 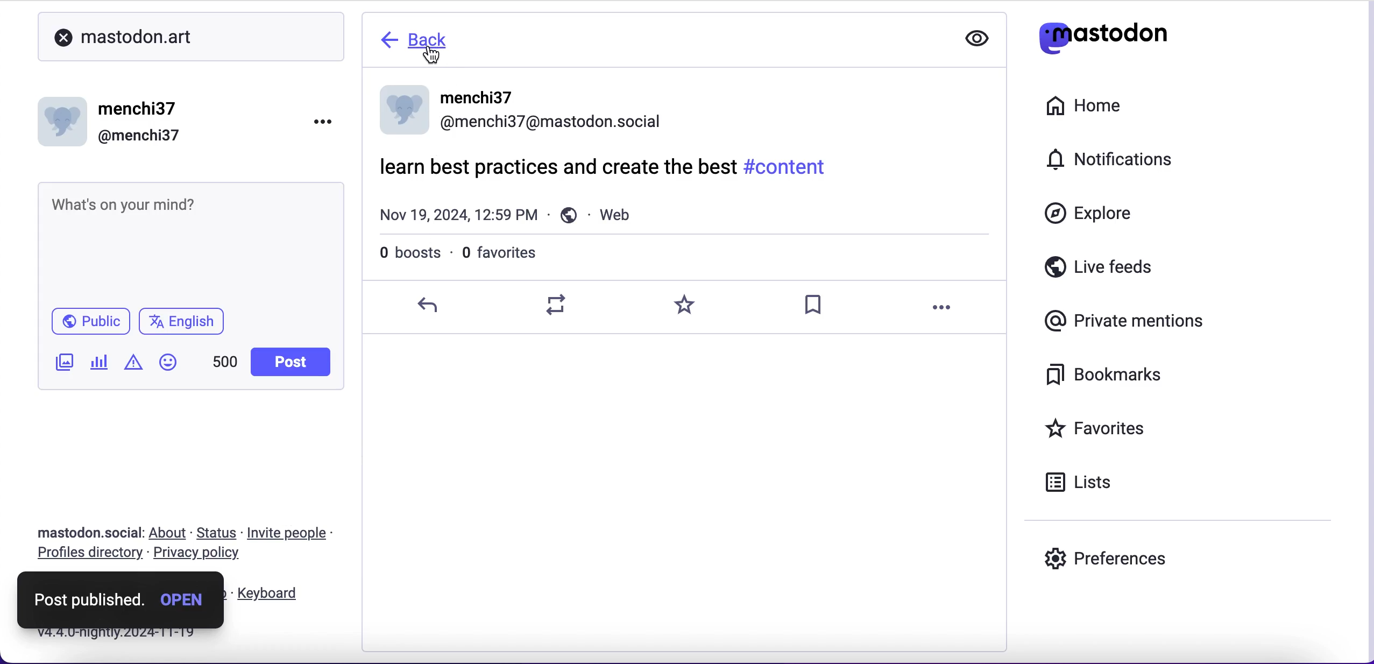 What do you see at coordinates (86, 555) in the screenshot?
I see `profiles directory` at bounding box center [86, 555].